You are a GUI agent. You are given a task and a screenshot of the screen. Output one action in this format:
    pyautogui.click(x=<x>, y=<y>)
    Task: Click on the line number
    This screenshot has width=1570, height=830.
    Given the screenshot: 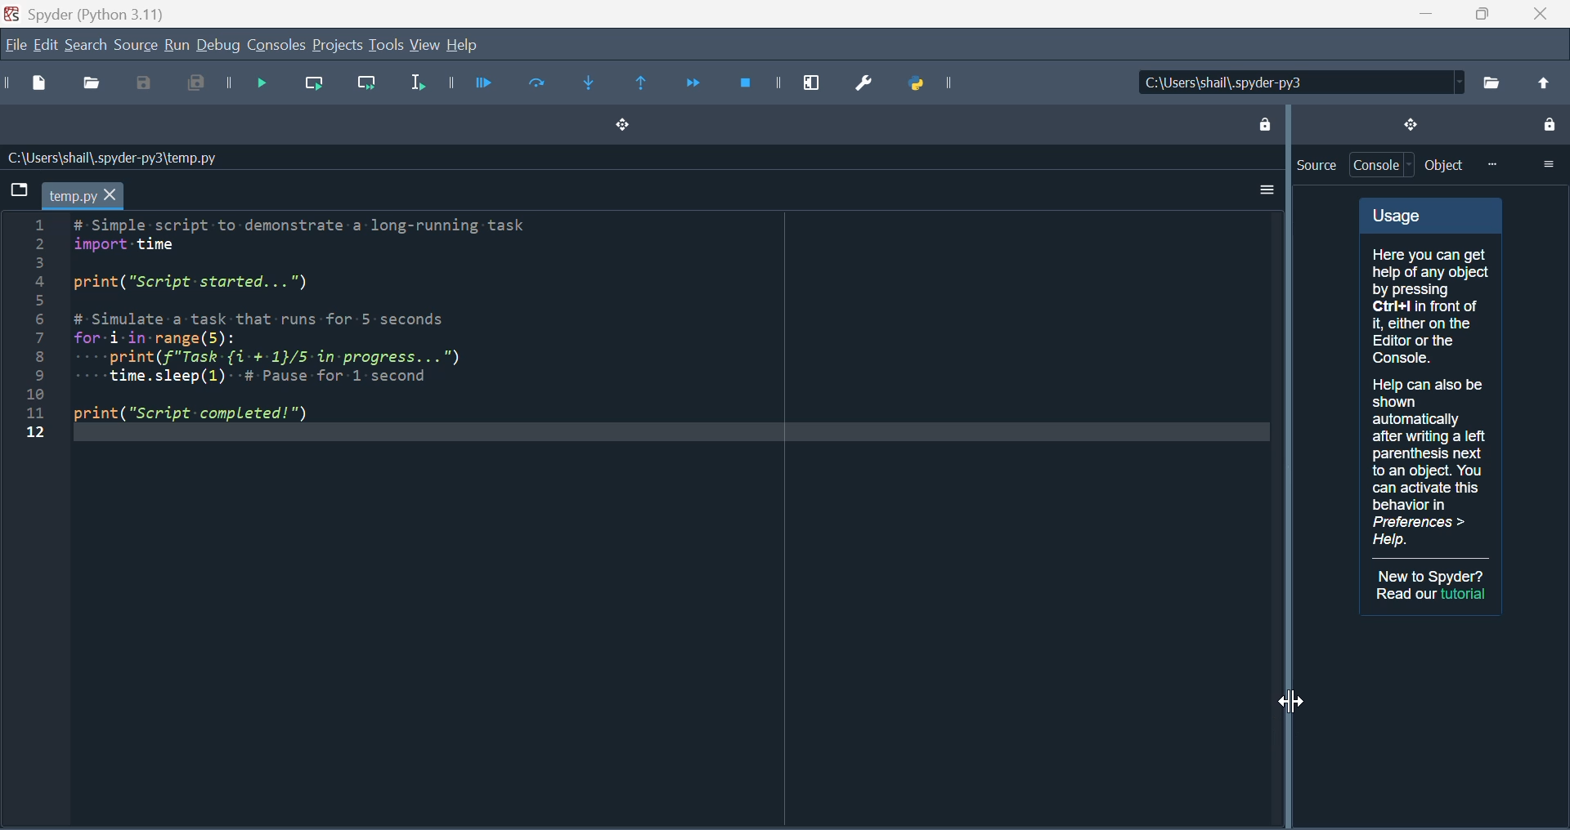 What is the action you would take?
    pyautogui.click(x=34, y=328)
    